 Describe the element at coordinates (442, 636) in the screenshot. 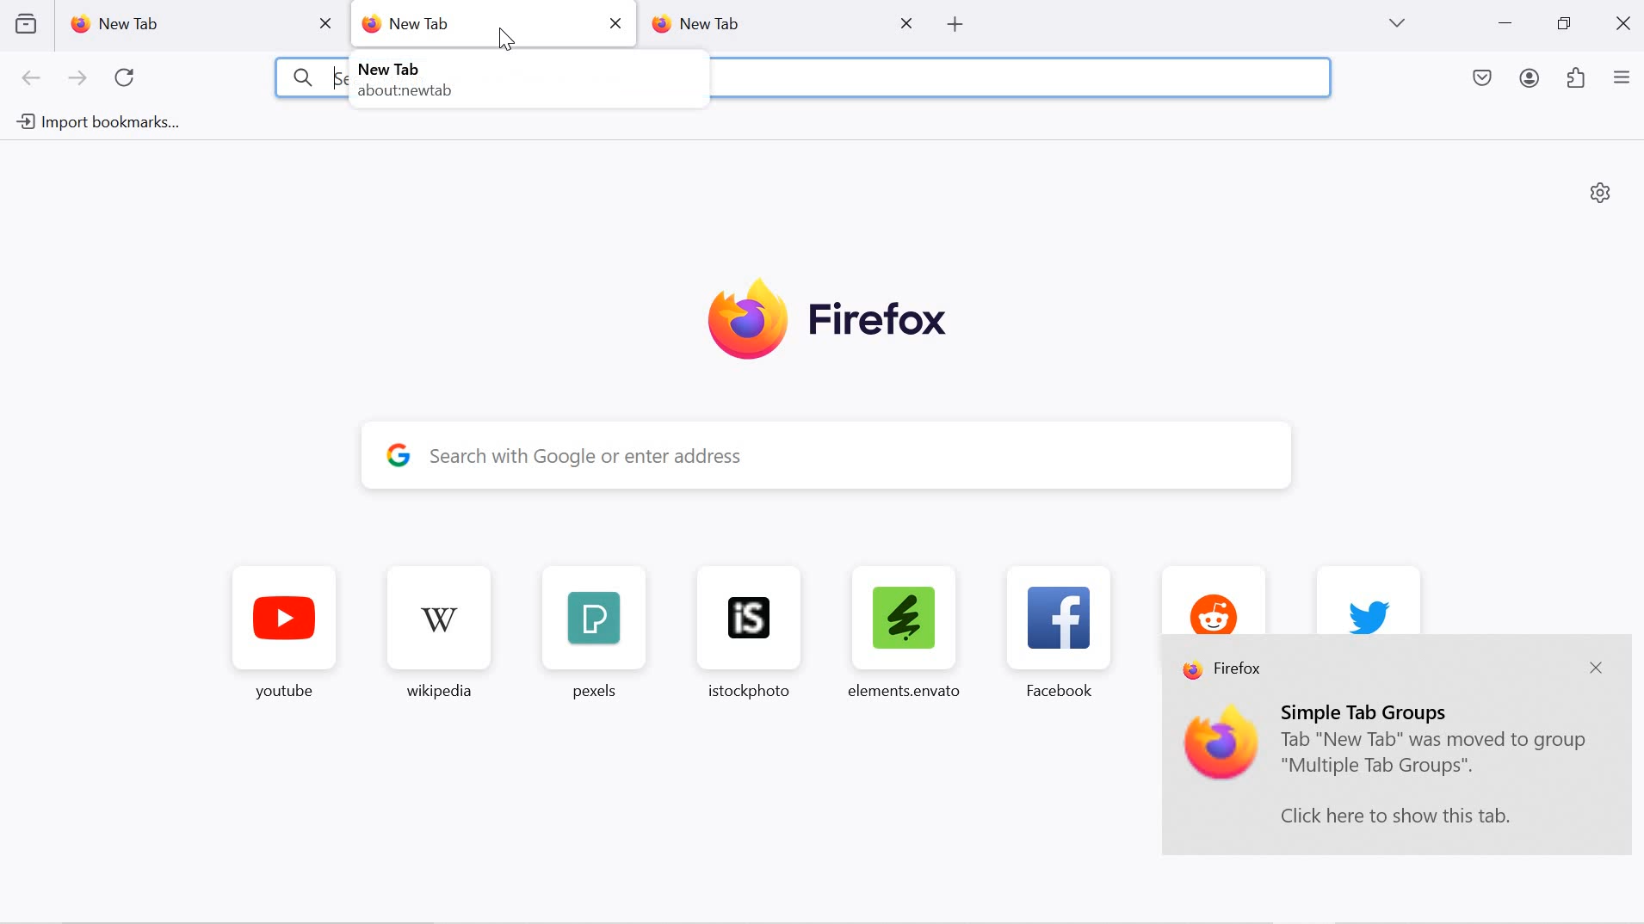

I see `wikipedia favorite` at that location.